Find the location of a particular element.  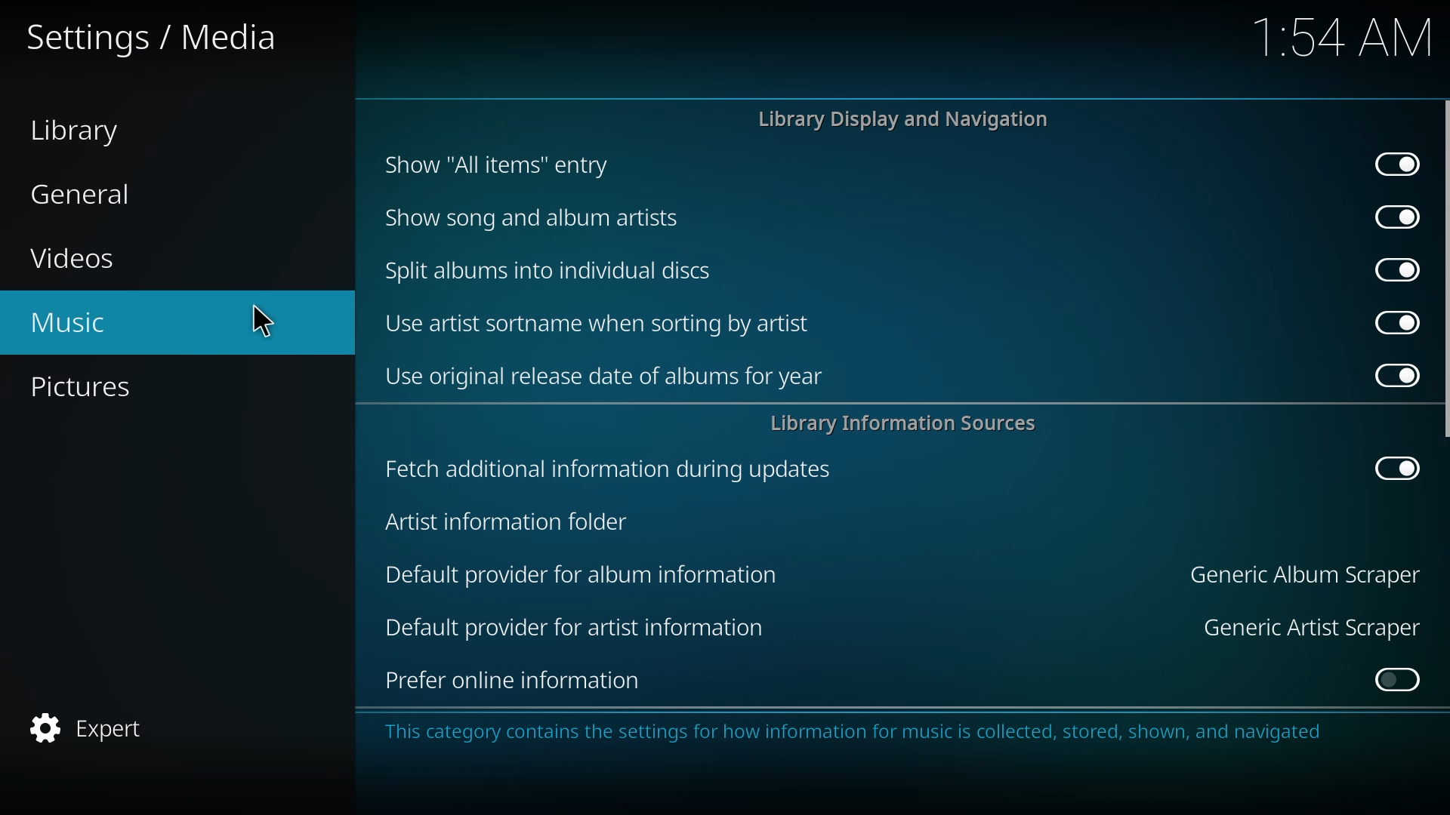

fetch additional info during updates is located at coordinates (609, 468).